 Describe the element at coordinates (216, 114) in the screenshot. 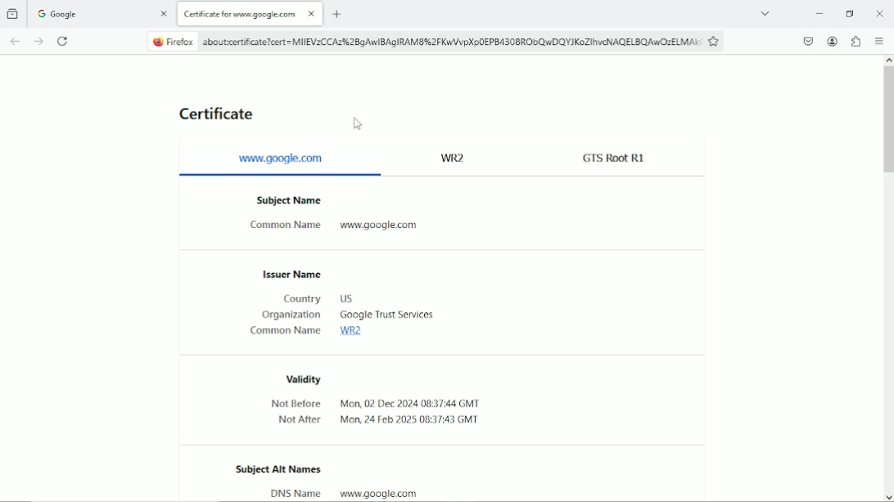

I see `Certificate` at that location.